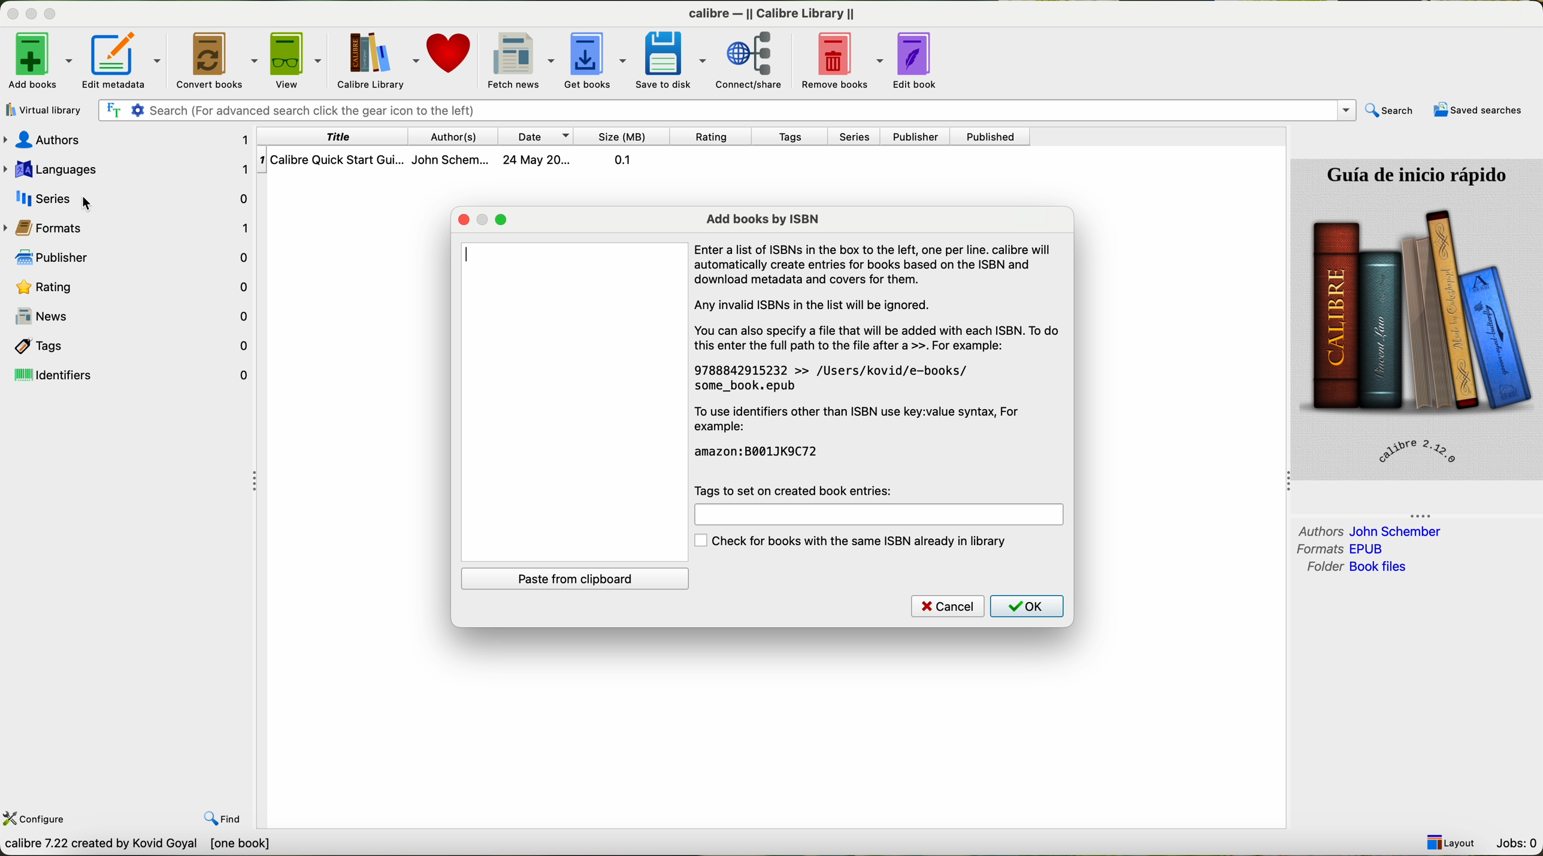 This screenshot has height=856, width=1543. I want to click on close window, so click(465, 219).